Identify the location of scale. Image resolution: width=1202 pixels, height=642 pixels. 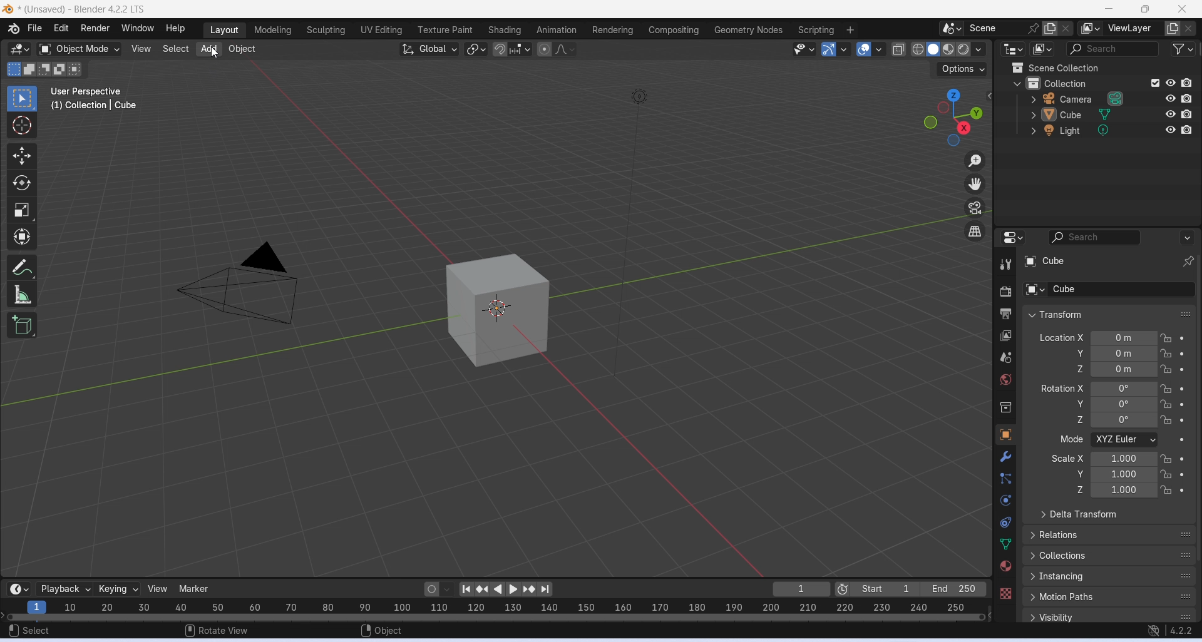
(1123, 491).